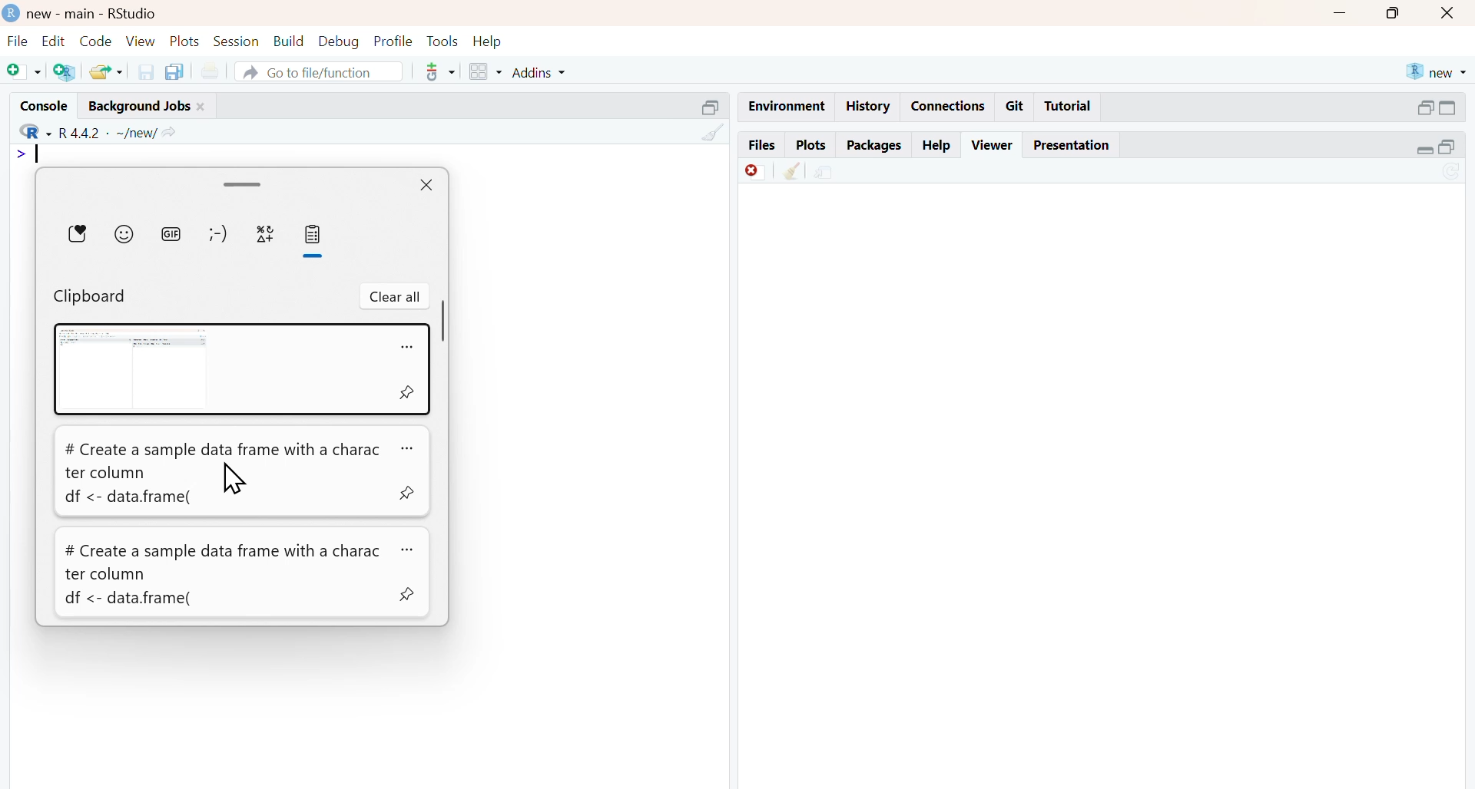  Describe the element at coordinates (1340, 12) in the screenshot. I see `Minimise` at that location.